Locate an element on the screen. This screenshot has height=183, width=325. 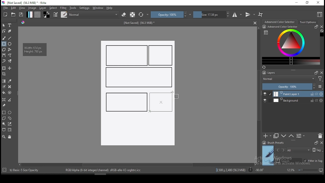
windows is located at coordinates (98, 8).